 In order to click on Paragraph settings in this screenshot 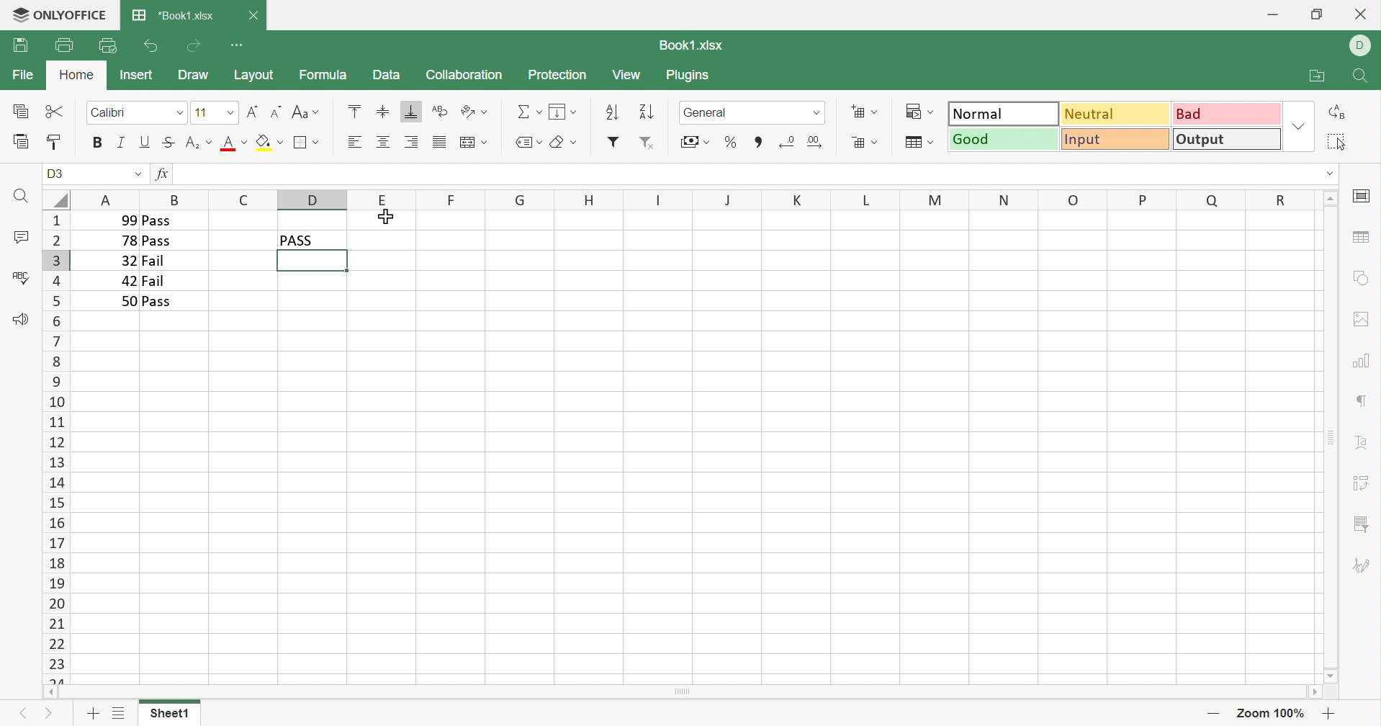, I will do `click(1365, 400)`.